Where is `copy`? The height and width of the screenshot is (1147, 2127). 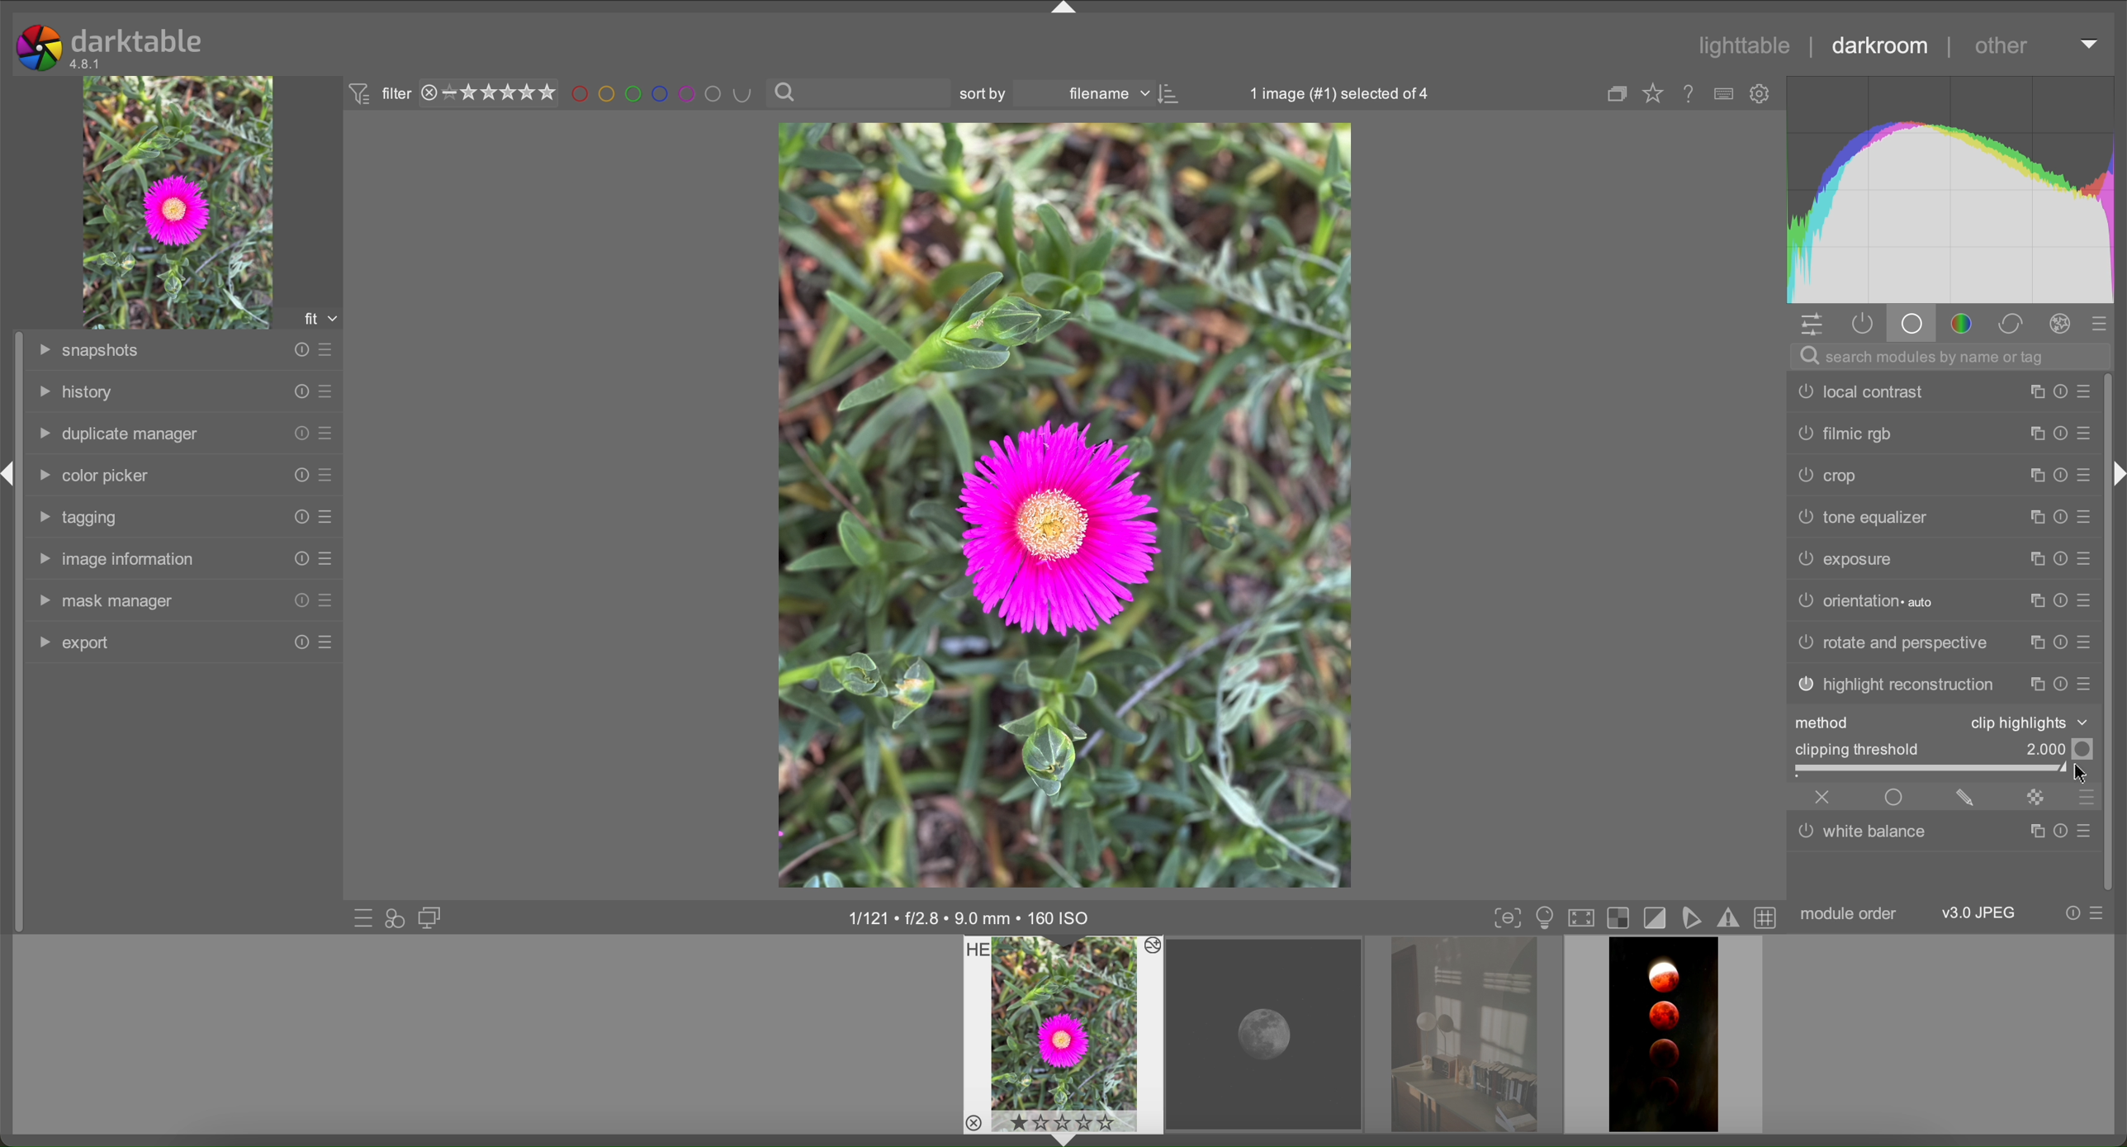 copy is located at coordinates (1618, 94).